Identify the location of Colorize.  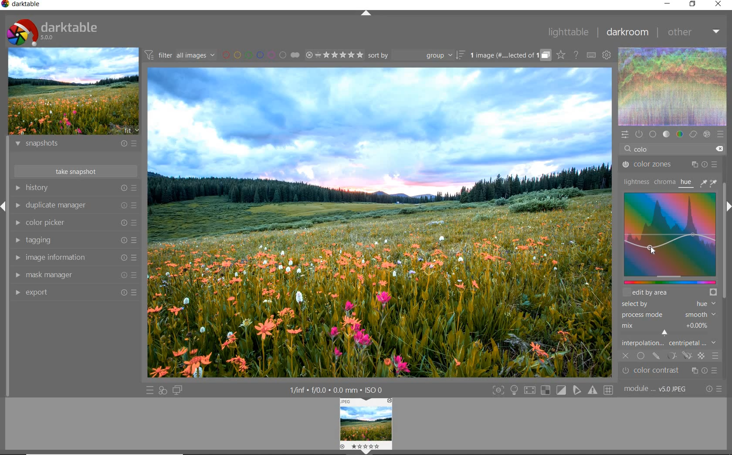
(671, 241).